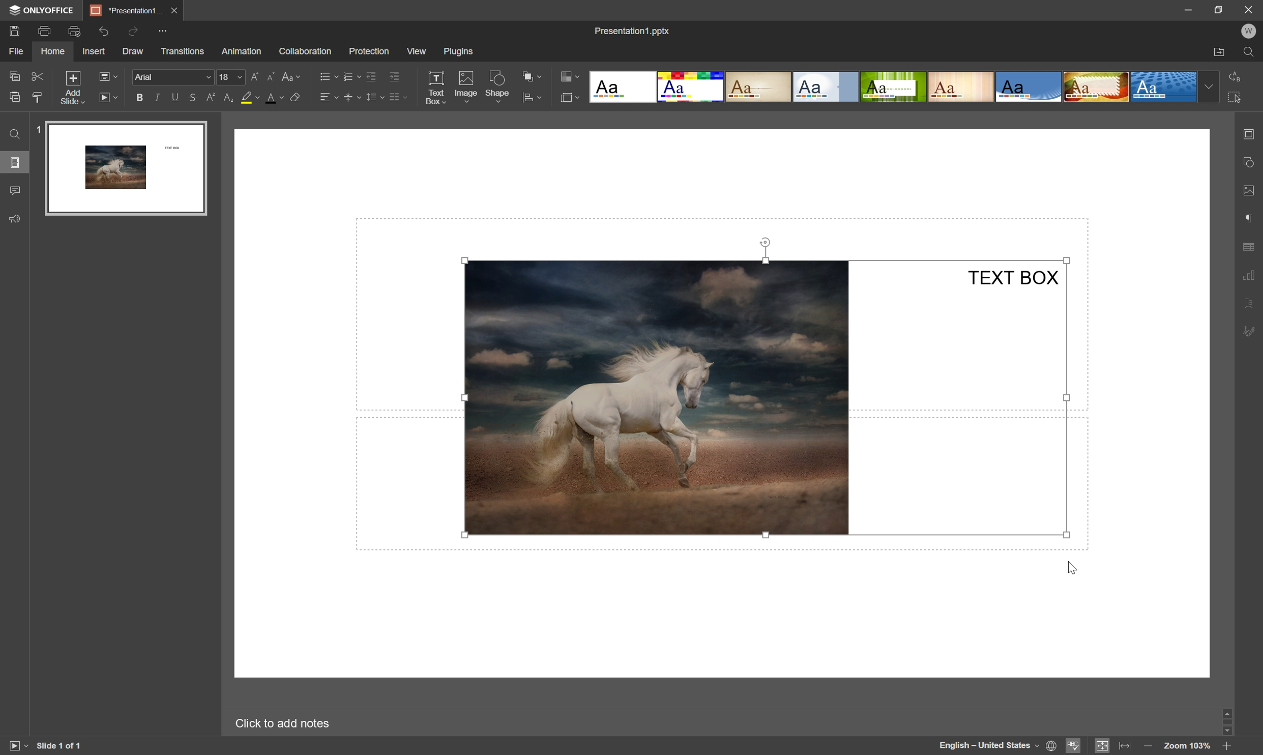 The image size is (1263, 755). What do you see at coordinates (228, 97) in the screenshot?
I see `subscript` at bounding box center [228, 97].